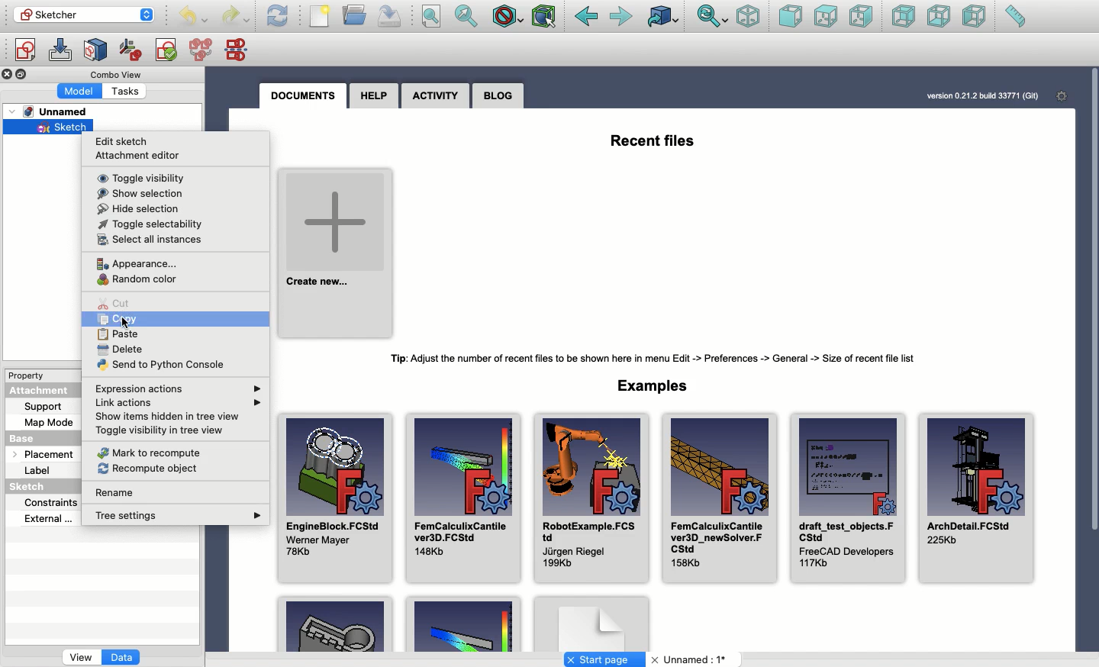 Image resolution: width=1099 pixels, height=667 pixels. Describe the element at coordinates (1057, 95) in the screenshot. I see `Settings` at that location.